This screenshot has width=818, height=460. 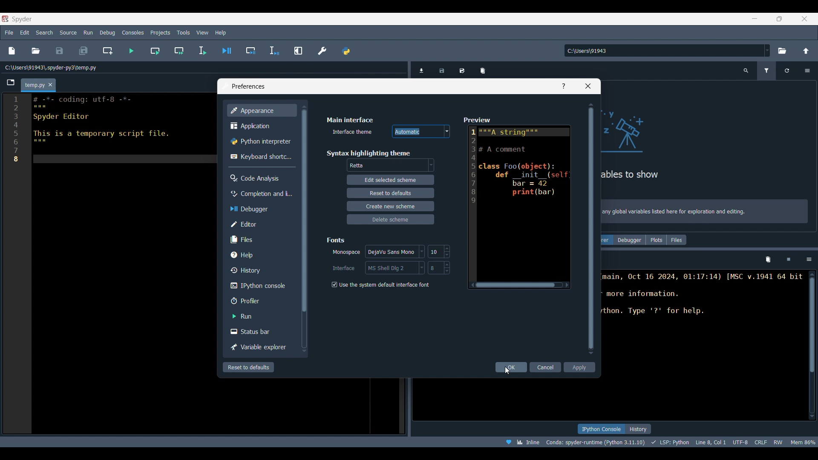 I want to click on Create new cell at the current line, so click(x=108, y=51).